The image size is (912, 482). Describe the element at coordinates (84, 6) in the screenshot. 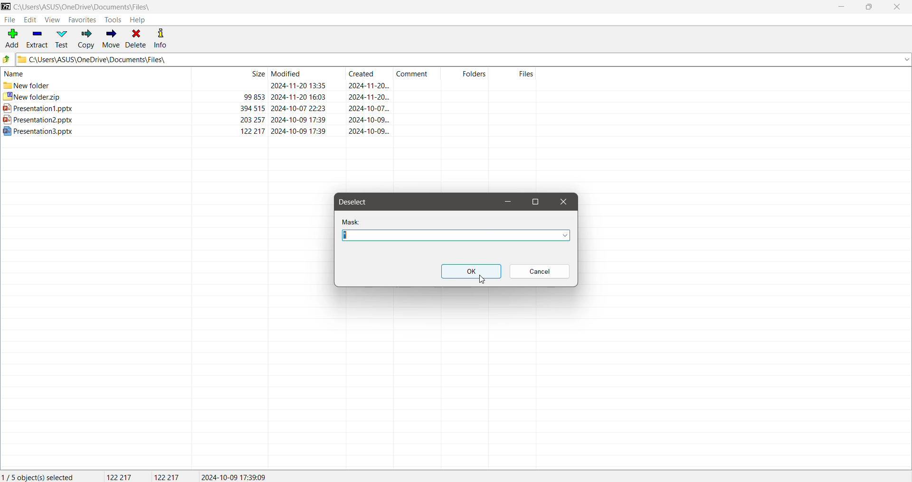

I see `Current Folder Path` at that location.